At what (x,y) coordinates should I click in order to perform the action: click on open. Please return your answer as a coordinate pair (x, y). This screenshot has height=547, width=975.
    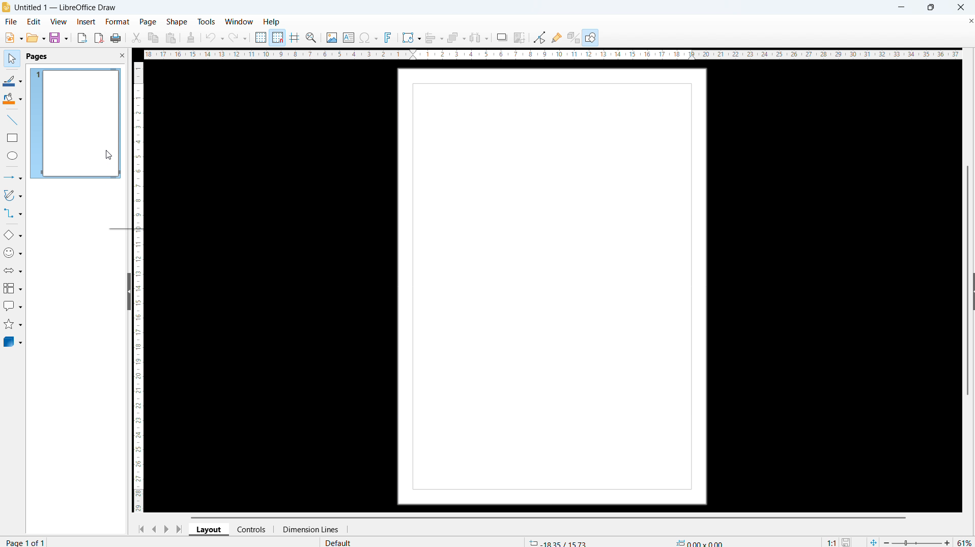
    Looking at the image, I should click on (36, 38).